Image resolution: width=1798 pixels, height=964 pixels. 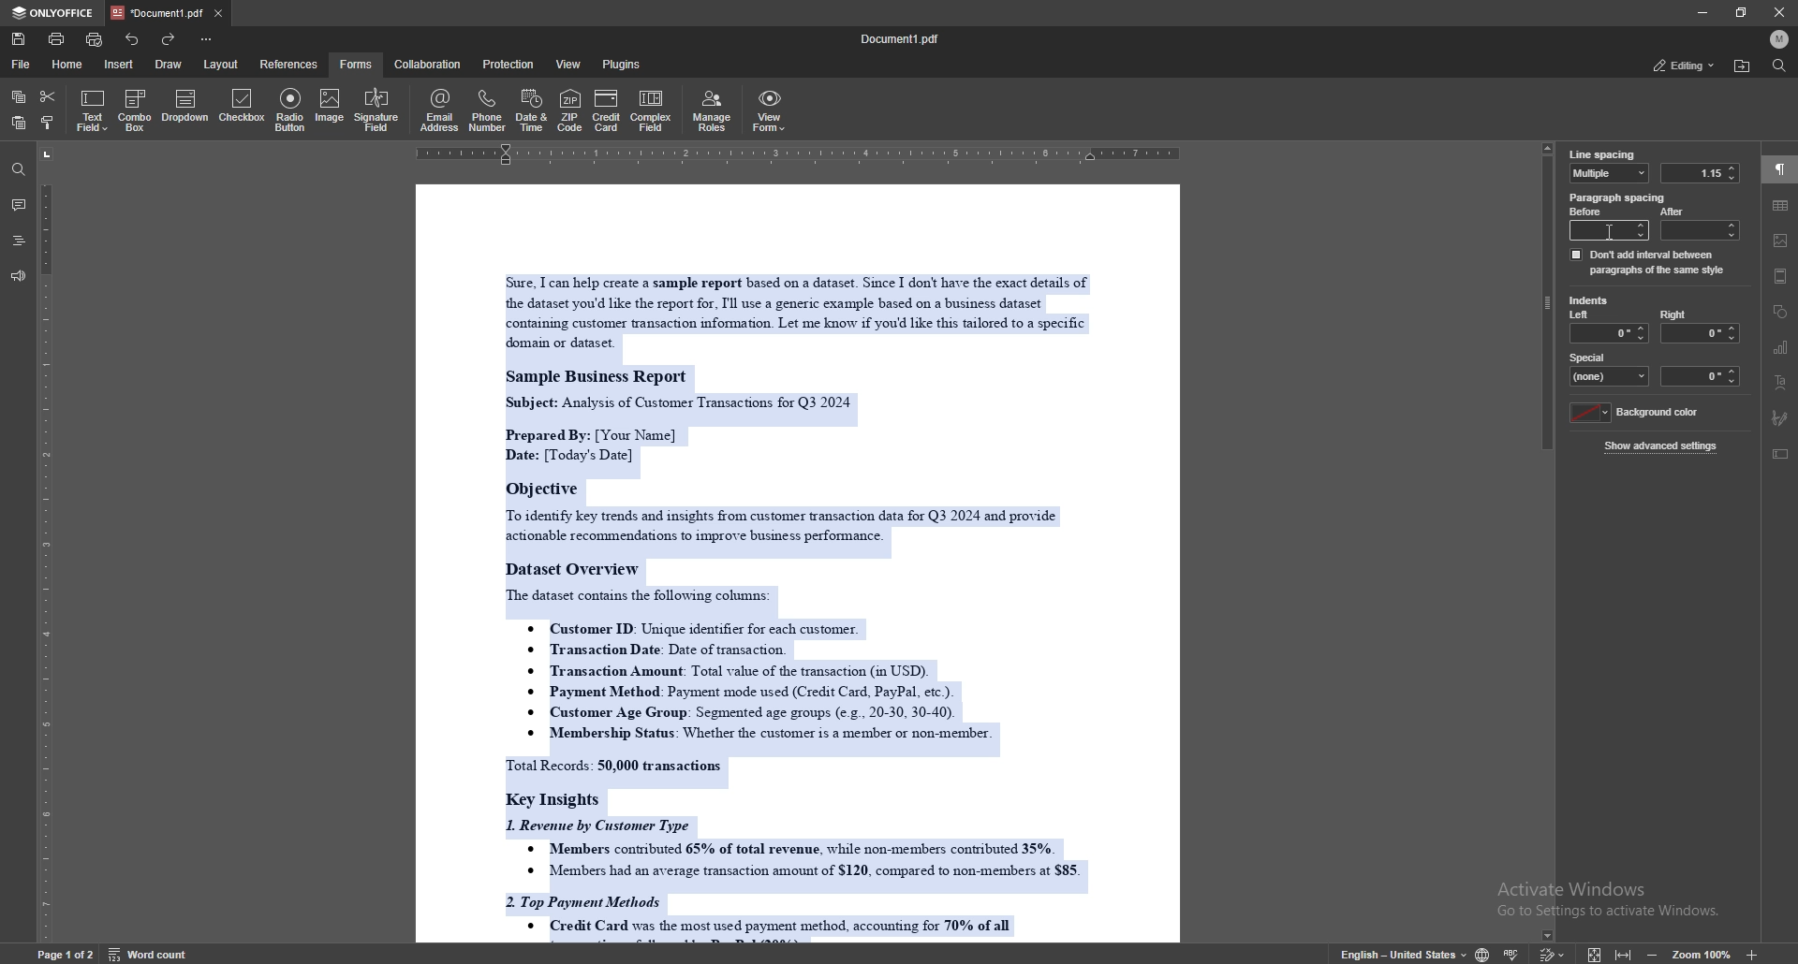 What do you see at coordinates (50, 124) in the screenshot?
I see `copy style` at bounding box center [50, 124].